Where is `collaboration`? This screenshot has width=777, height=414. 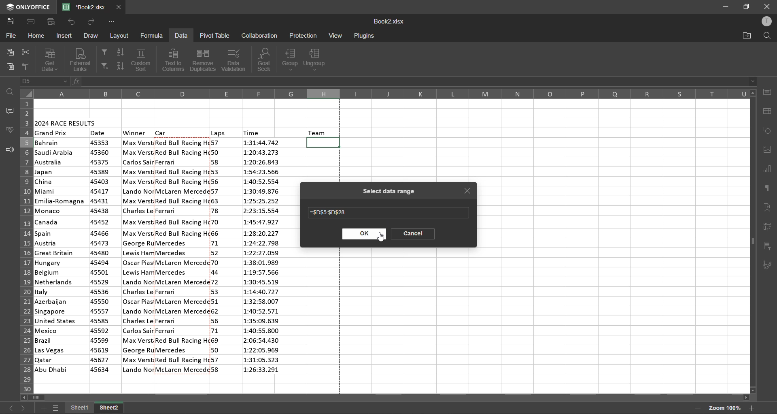
collaboration is located at coordinates (259, 35).